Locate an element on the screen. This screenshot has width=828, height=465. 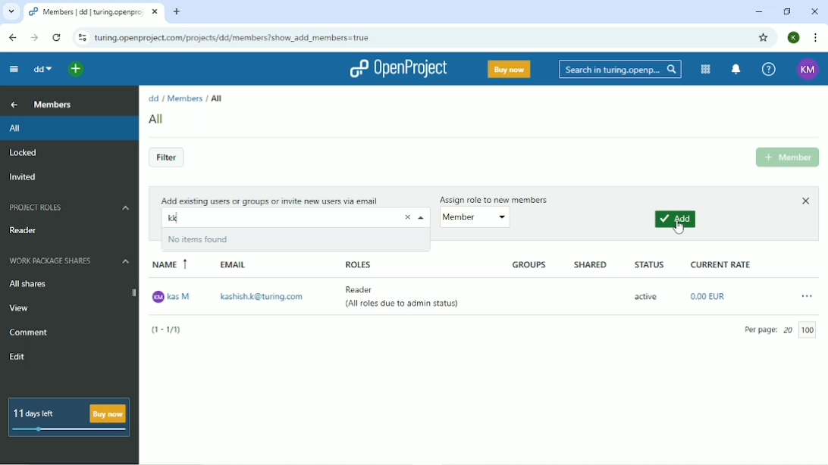
Reload this page is located at coordinates (56, 36).